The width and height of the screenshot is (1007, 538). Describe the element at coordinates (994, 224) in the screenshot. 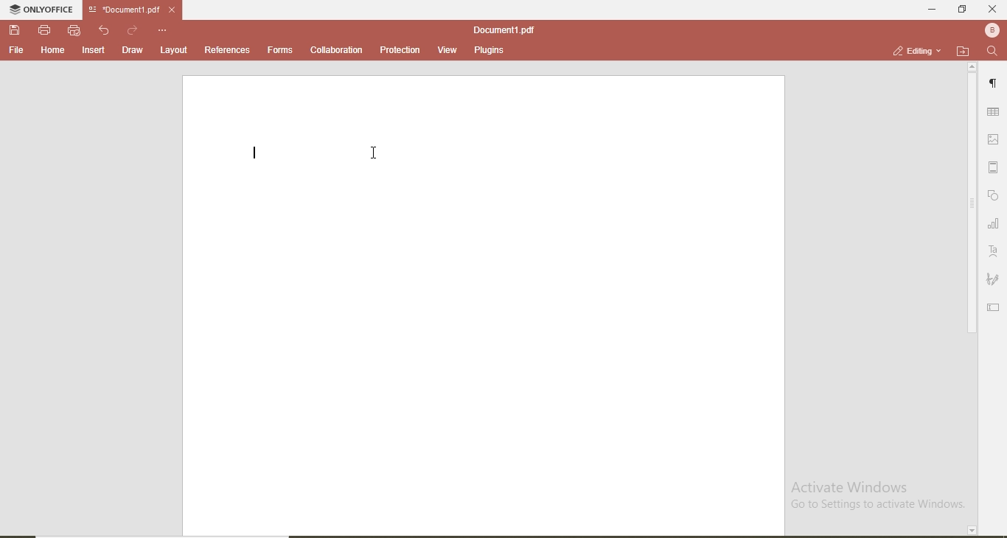

I see `chart` at that location.